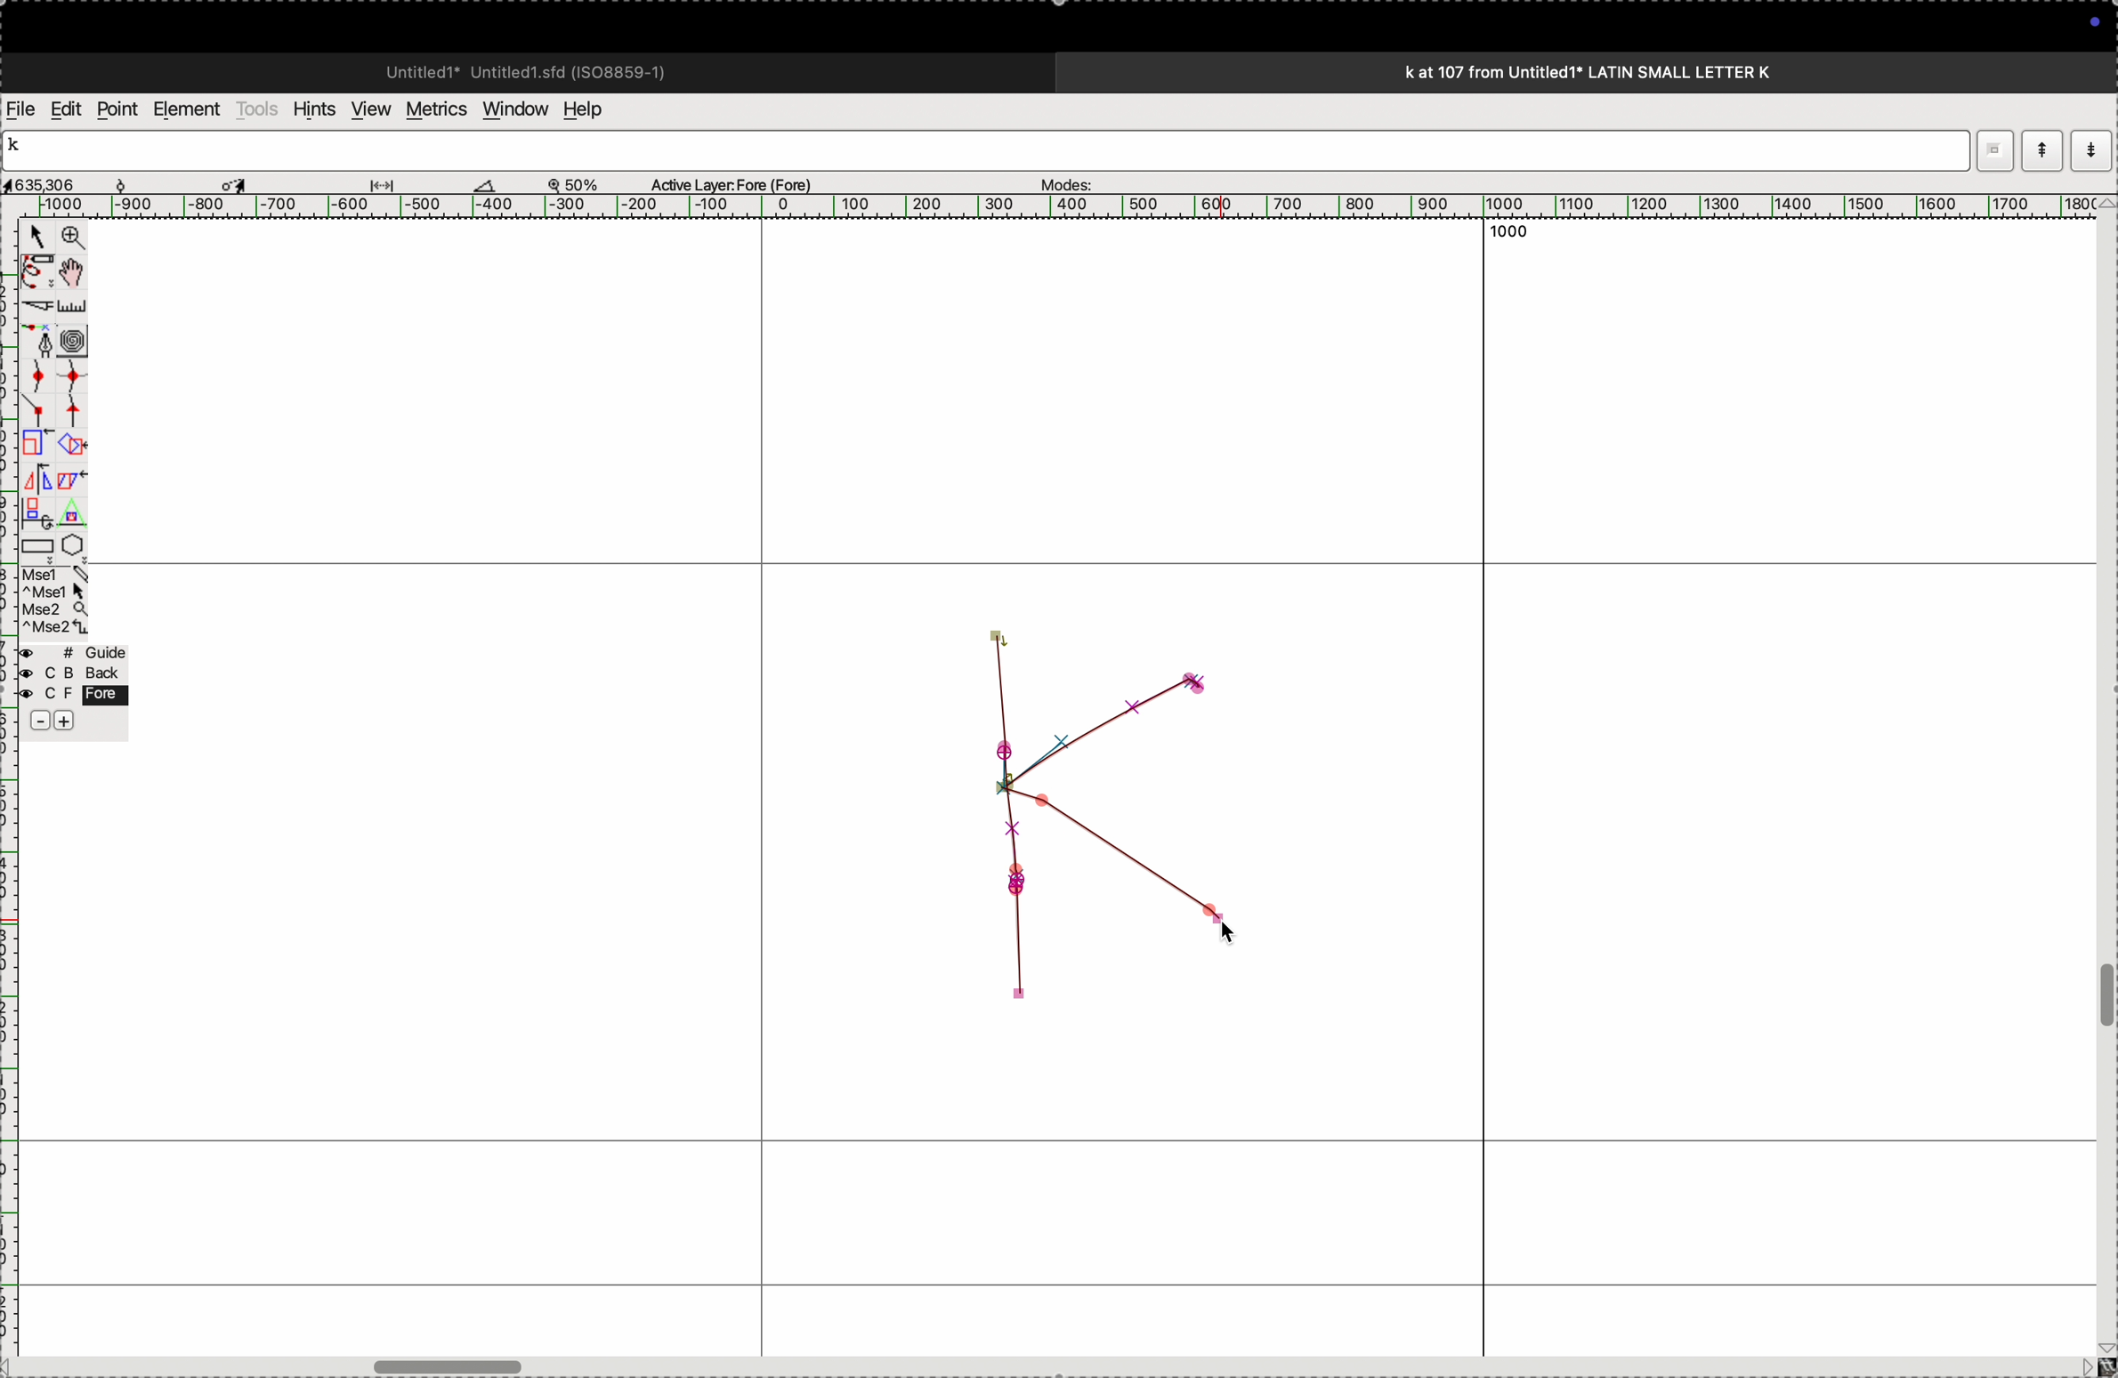 The image size is (2118, 1378). I want to click on restore down, so click(1993, 145).